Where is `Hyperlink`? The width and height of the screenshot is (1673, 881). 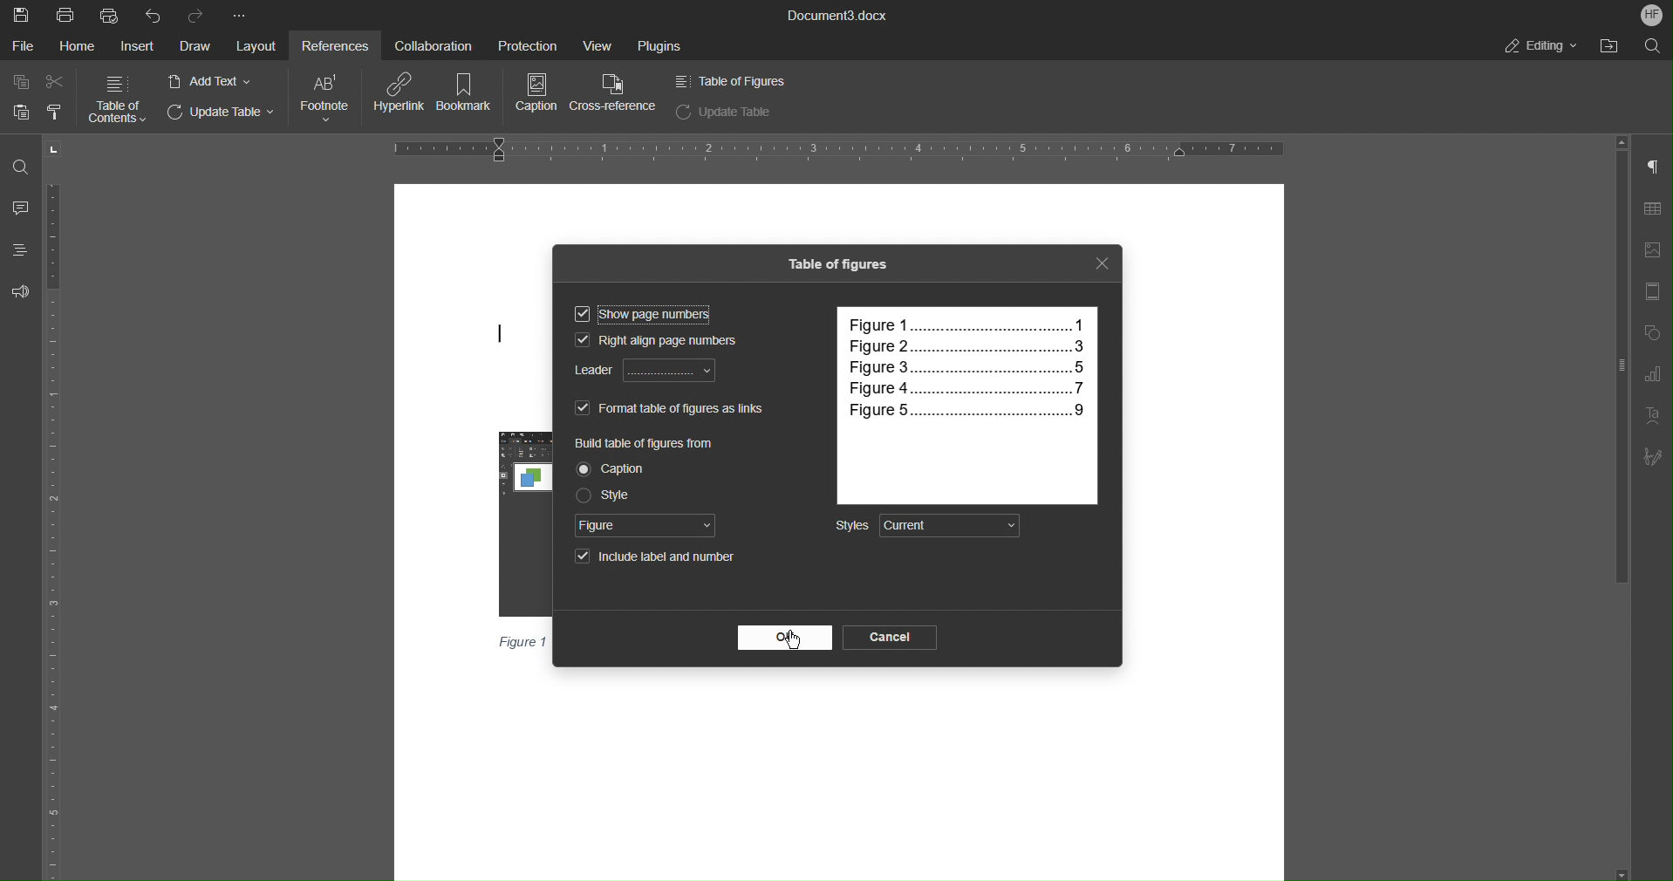
Hyperlink is located at coordinates (401, 94).